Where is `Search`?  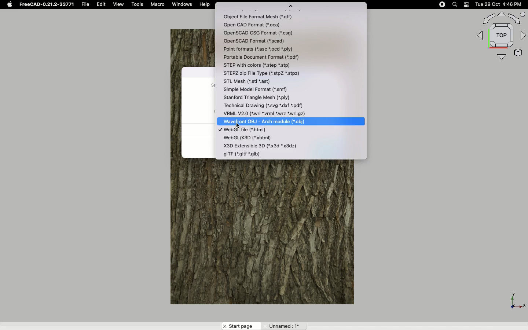
Search is located at coordinates (455, 4).